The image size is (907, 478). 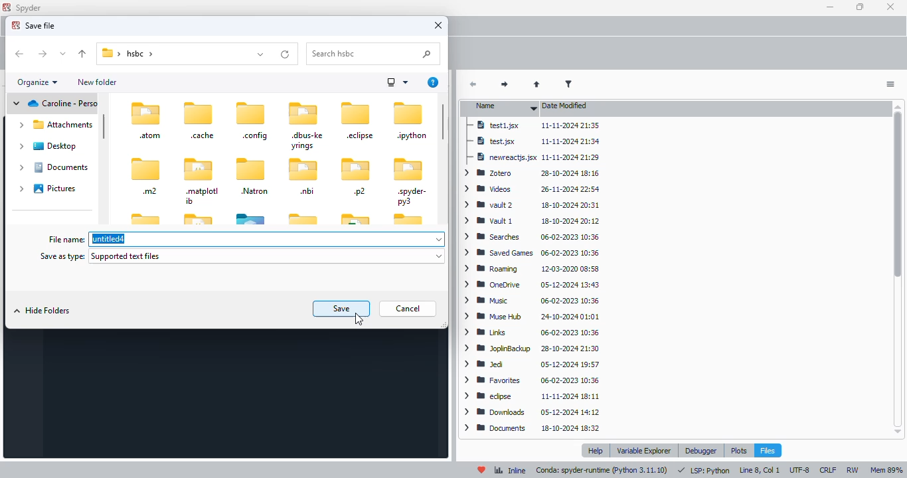 I want to click on searches, so click(x=493, y=237).